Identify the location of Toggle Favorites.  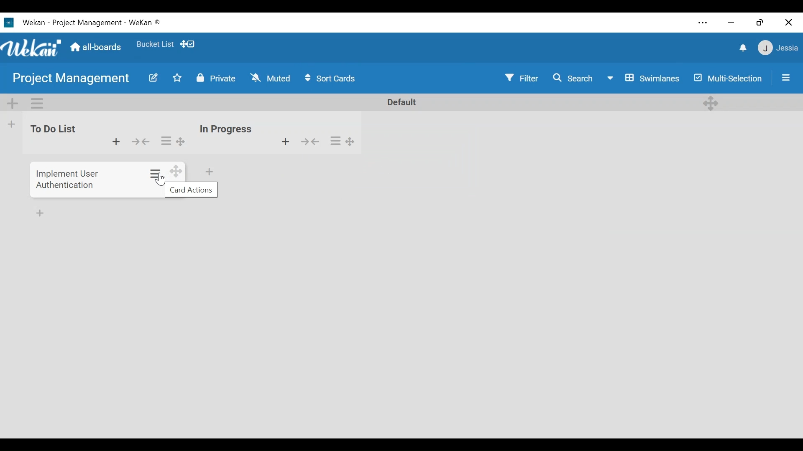
(177, 78).